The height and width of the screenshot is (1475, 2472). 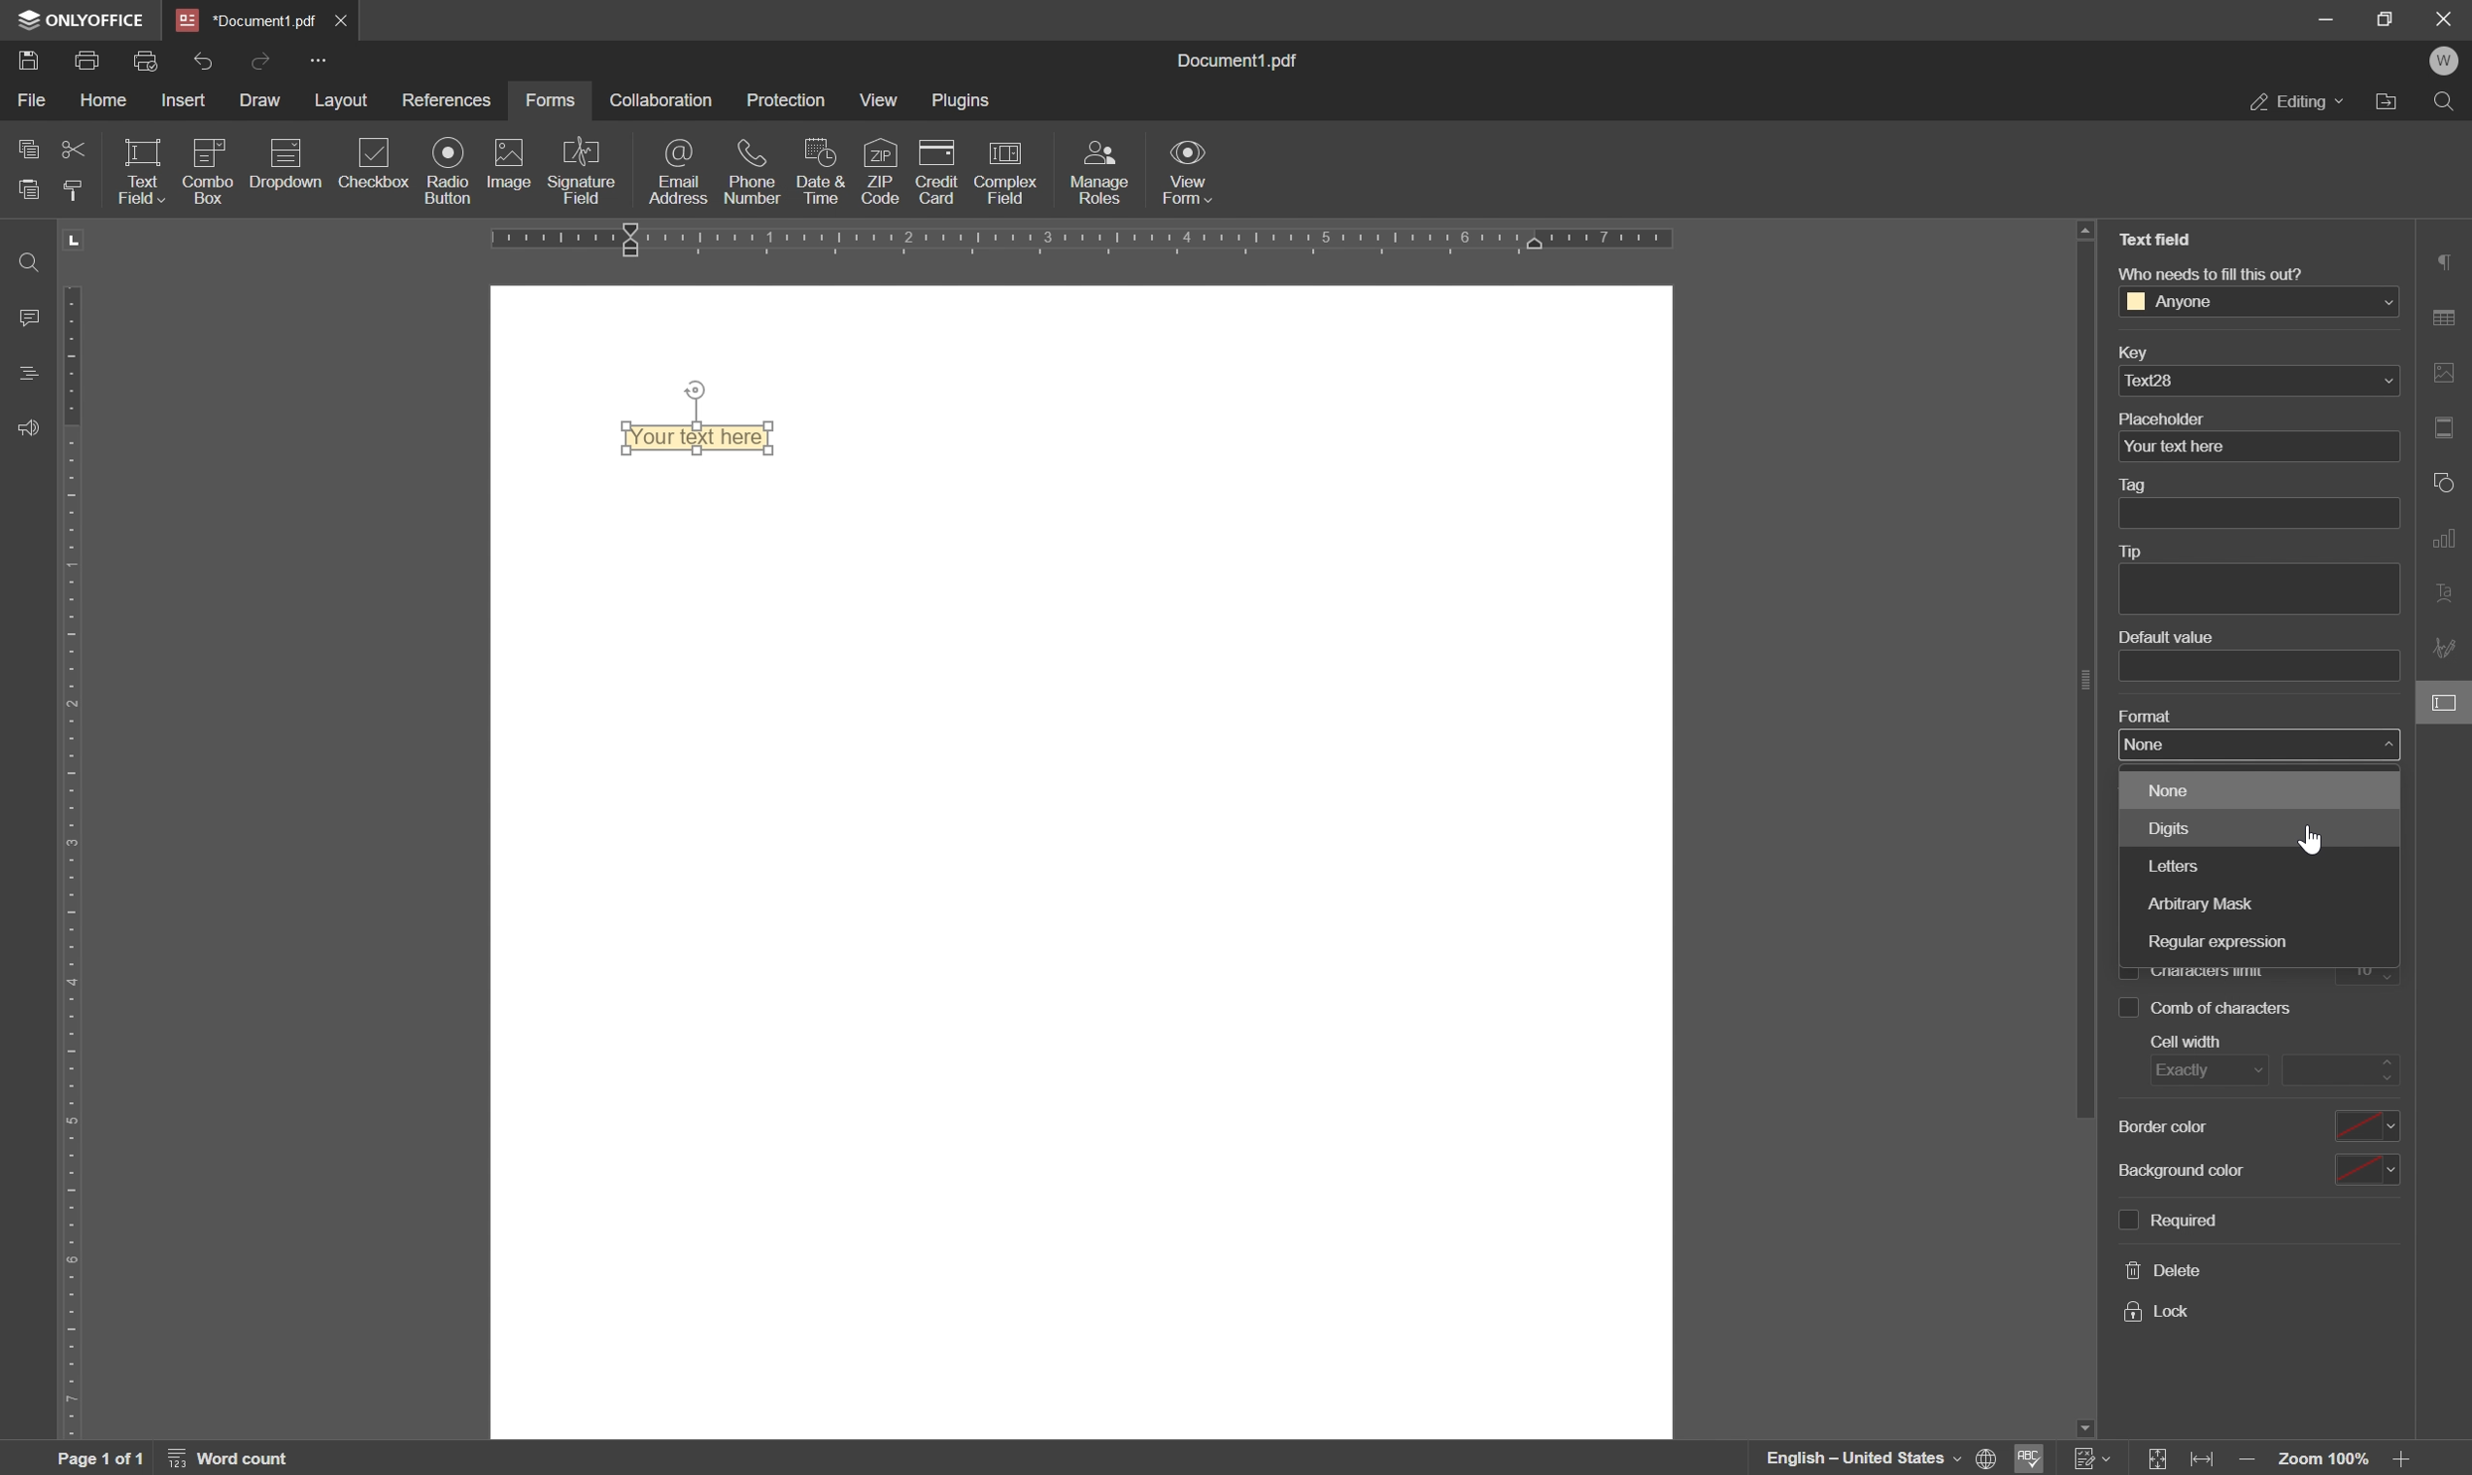 I want to click on radio button, so click(x=446, y=172).